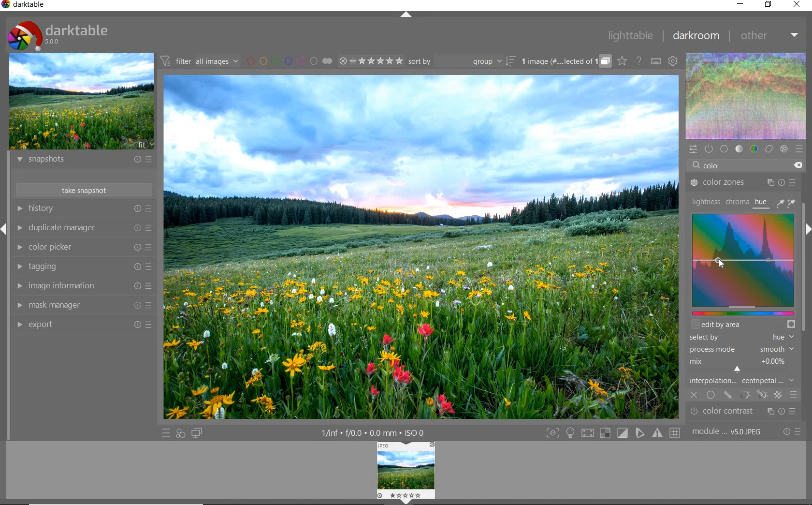  Describe the element at coordinates (81, 103) in the screenshot. I see `image preview` at that location.